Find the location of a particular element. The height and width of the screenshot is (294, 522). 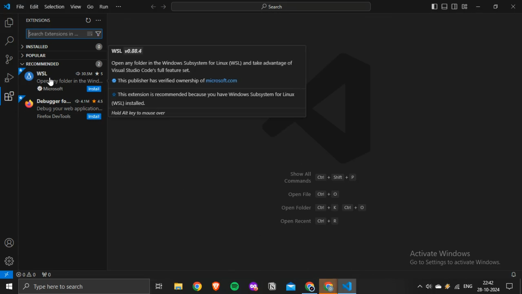

Google Chrome is located at coordinates (327, 286).